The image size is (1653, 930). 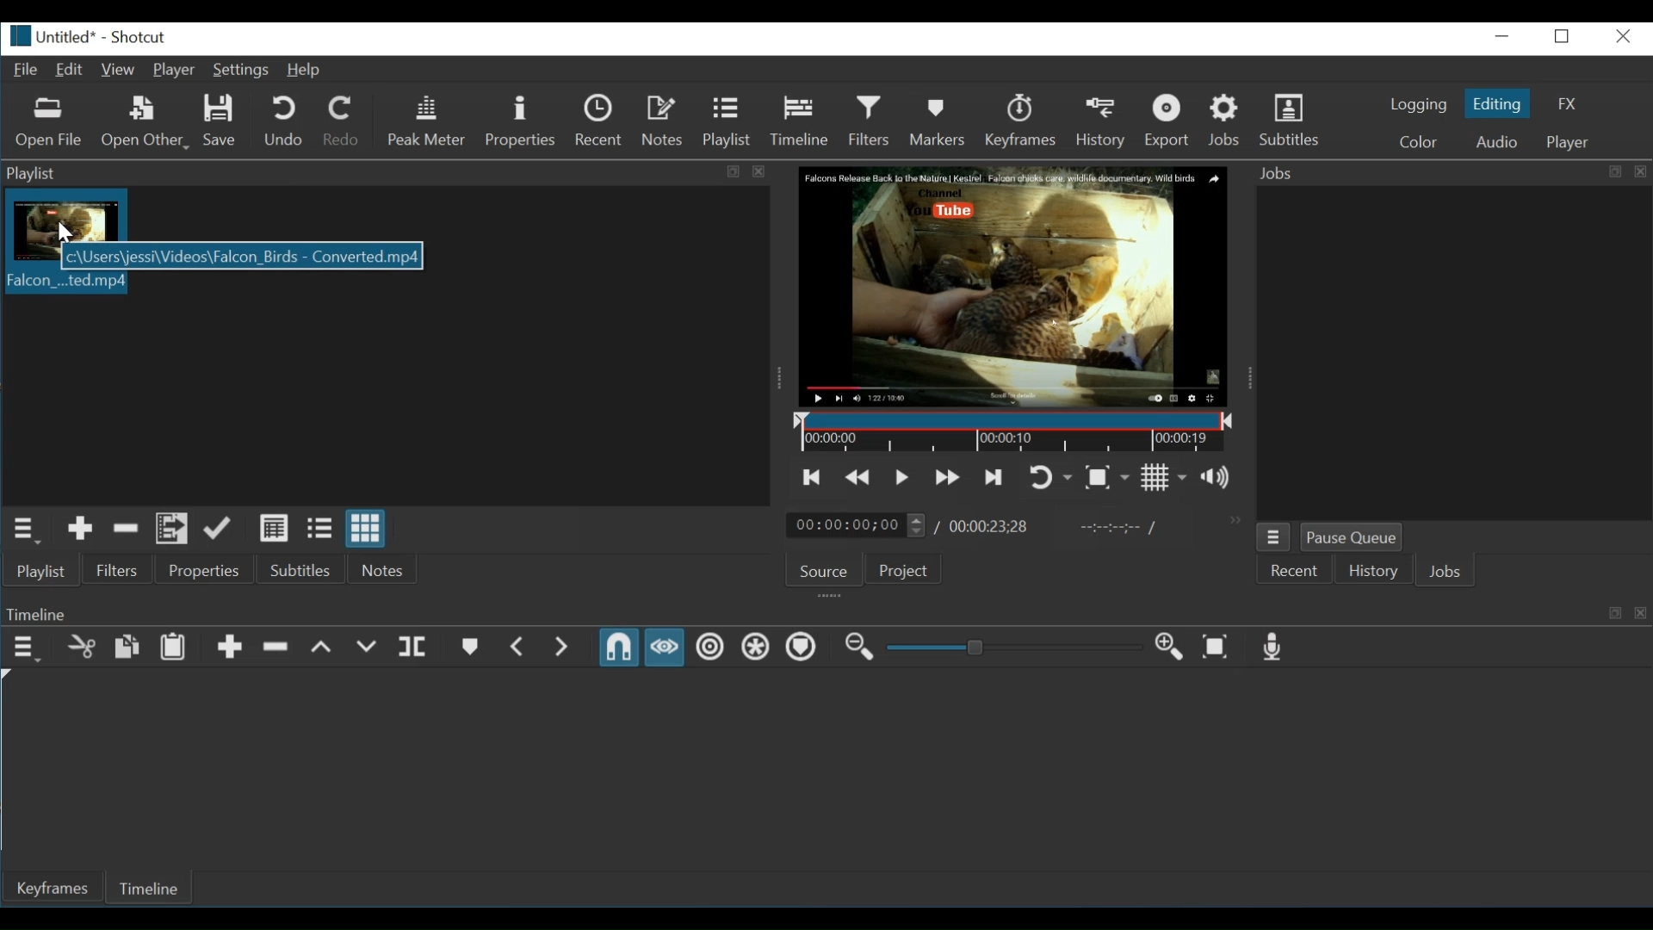 What do you see at coordinates (1495, 141) in the screenshot?
I see `Audio` at bounding box center [1495, 141].